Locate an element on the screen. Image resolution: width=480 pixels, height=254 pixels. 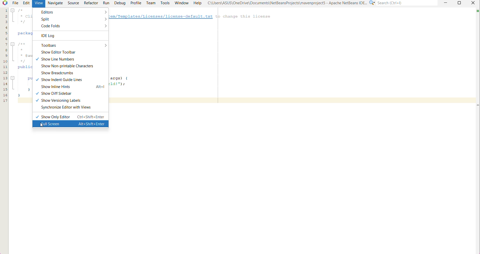
Show Line Numbers is located at coordinates (59, 59).